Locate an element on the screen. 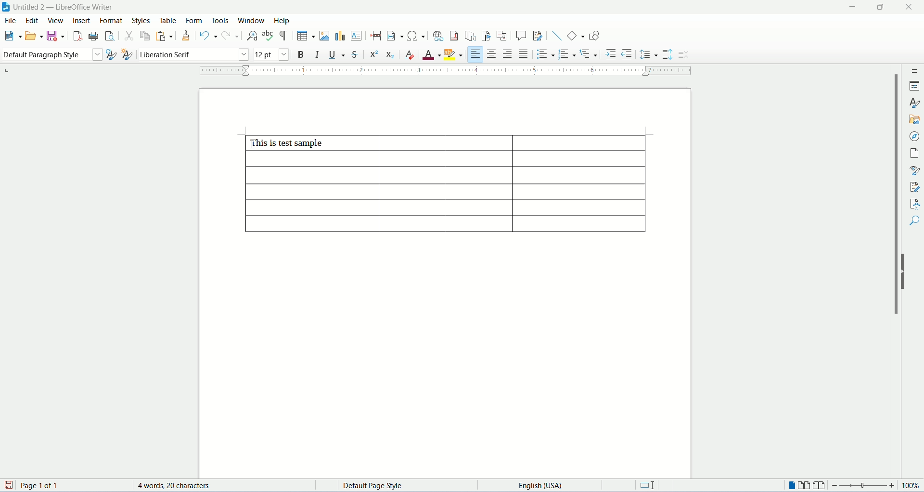  appliction icon is located at coordinates (6, 7).